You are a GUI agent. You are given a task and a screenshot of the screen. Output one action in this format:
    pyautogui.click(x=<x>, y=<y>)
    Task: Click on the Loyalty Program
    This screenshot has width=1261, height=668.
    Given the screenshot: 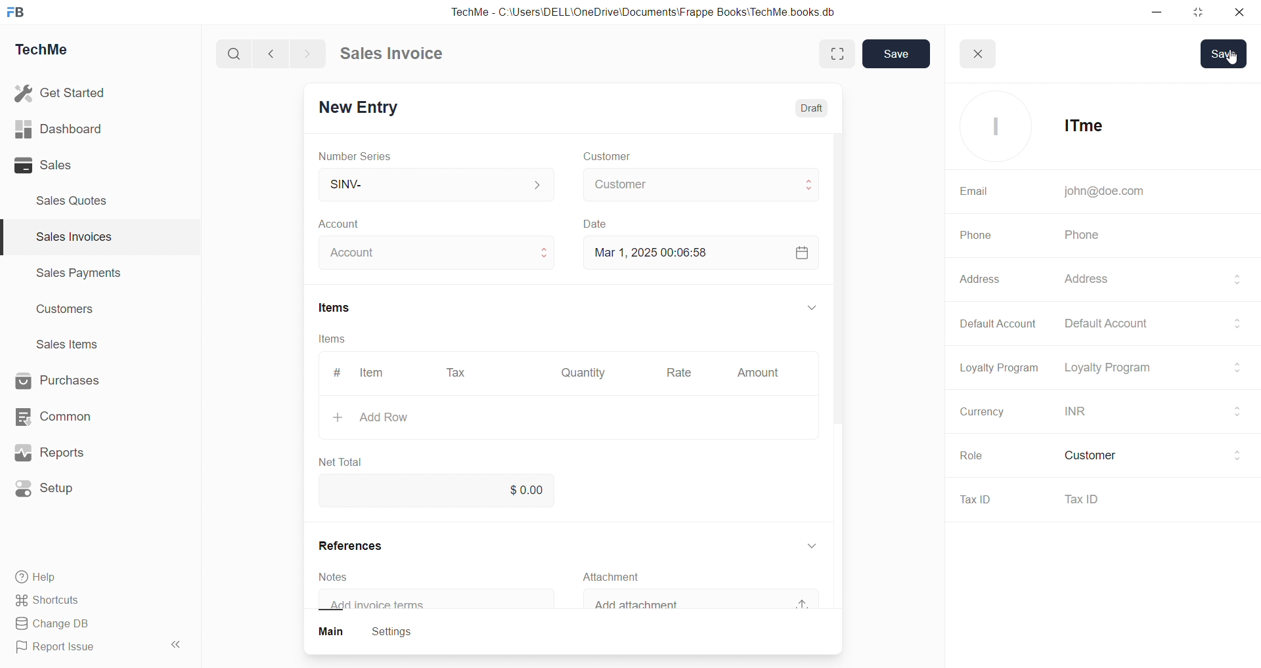 What is the action you would take?
    pyautogui.click(x=992, y=367)
    